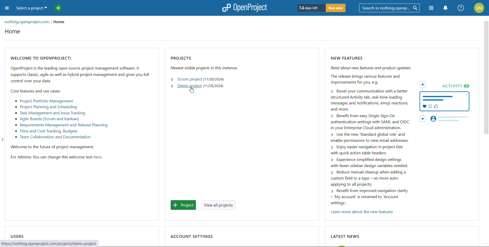 This screenshot has height=247, width=489. I want to click on help, so click(461, 8).